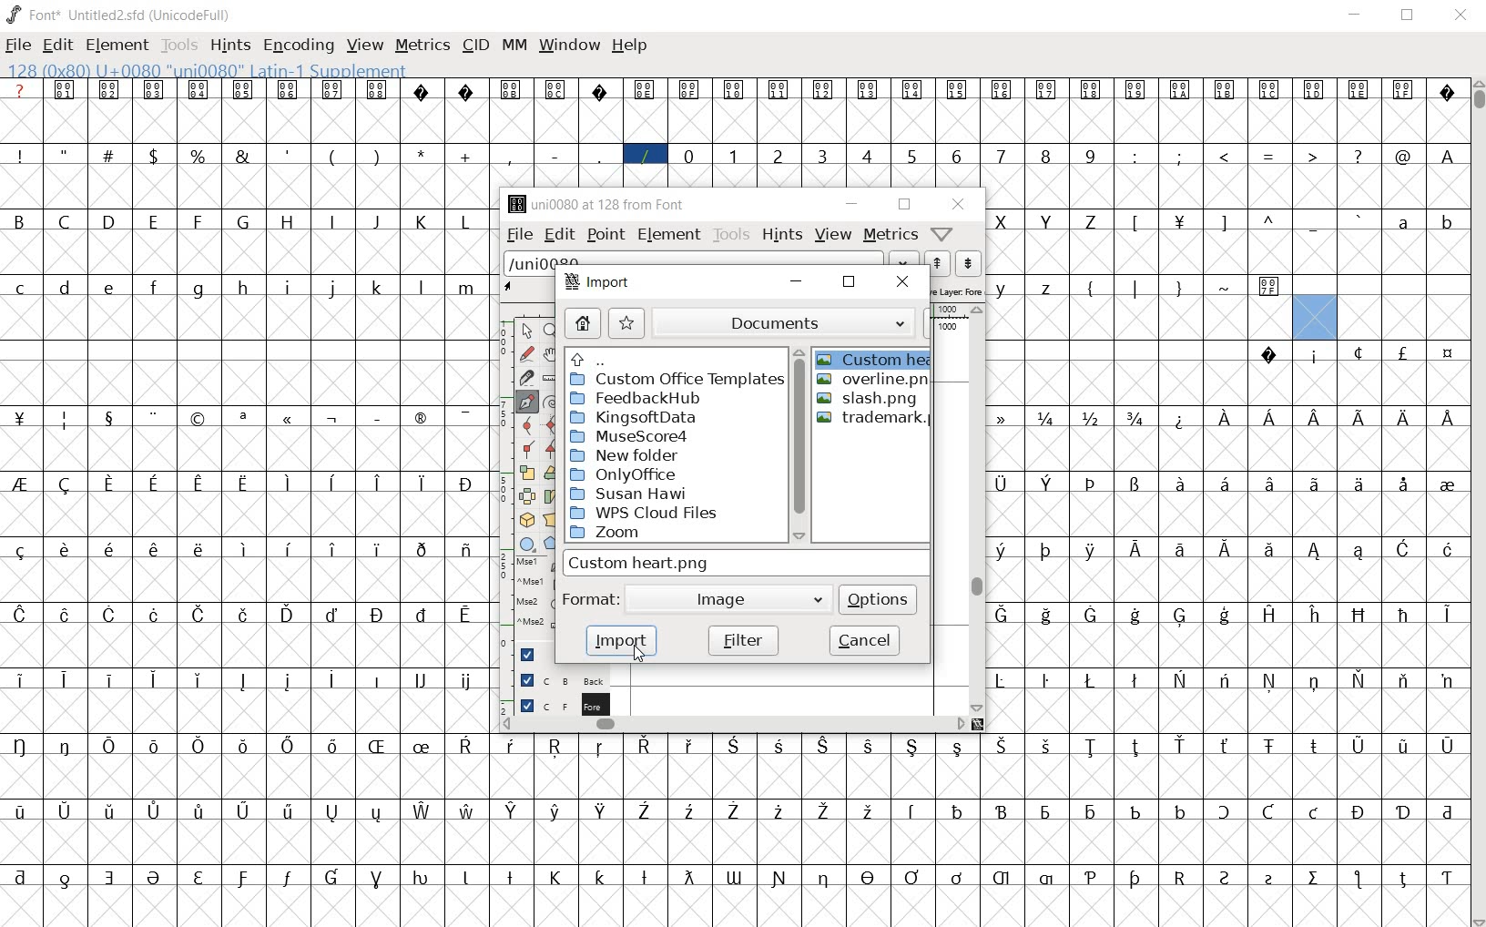 Image resolution: width=1486 pixels, height=927 pixels. I want to click on glyph, so click(1406, 419).